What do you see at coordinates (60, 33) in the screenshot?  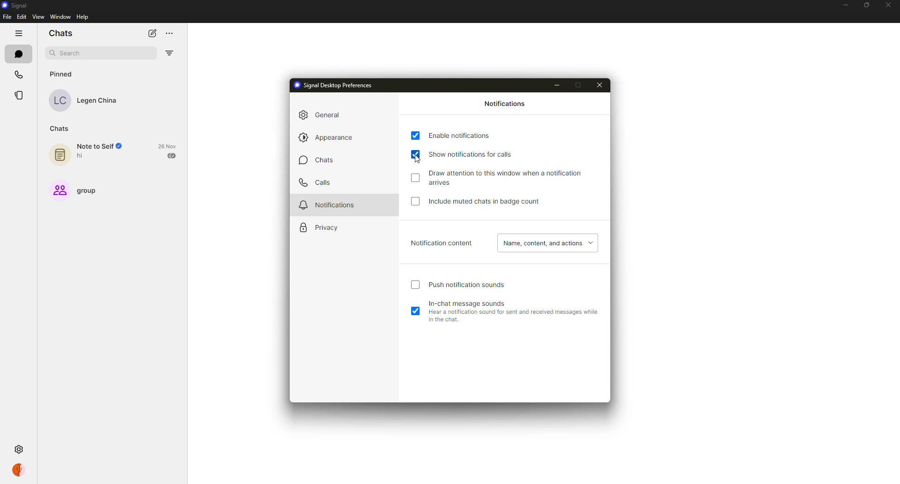 I see `chats` at bounding box center [60, 33].